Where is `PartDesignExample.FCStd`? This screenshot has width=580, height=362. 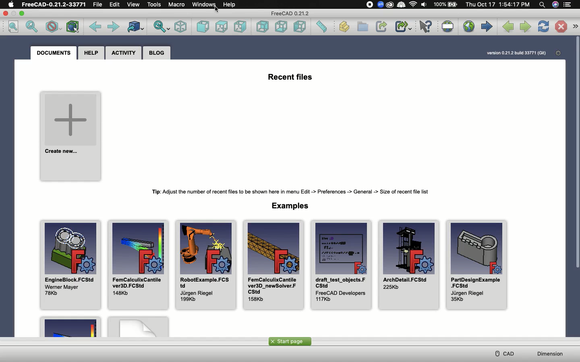
PartDesignExample.FCStd is located at coordinates (478, 265).